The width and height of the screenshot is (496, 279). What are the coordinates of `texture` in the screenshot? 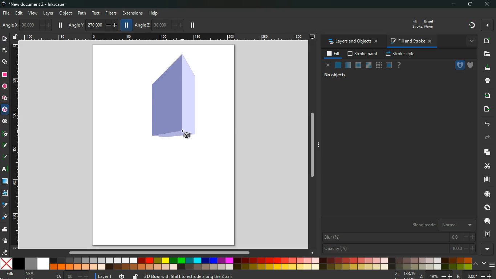 It's located at (378, 66).